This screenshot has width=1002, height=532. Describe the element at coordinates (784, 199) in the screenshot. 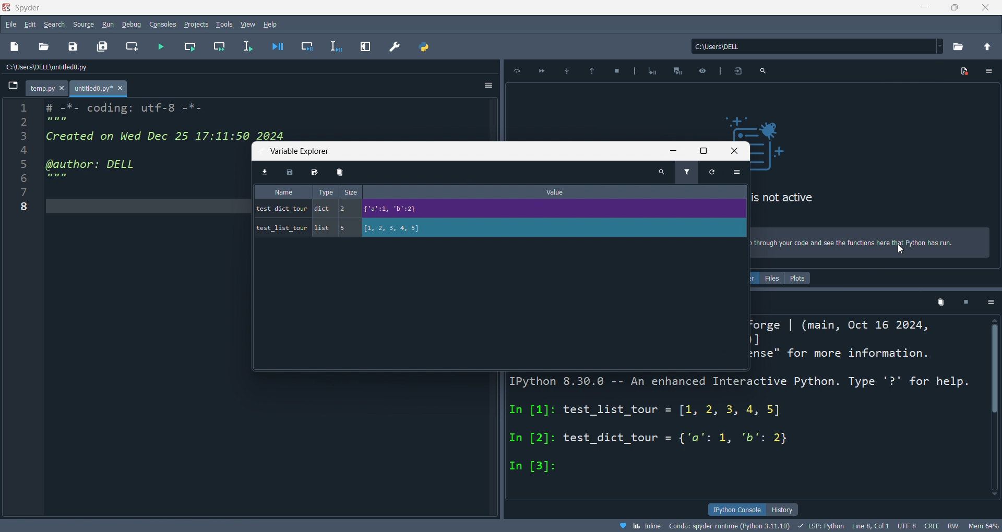

I see `is not active` at that location.